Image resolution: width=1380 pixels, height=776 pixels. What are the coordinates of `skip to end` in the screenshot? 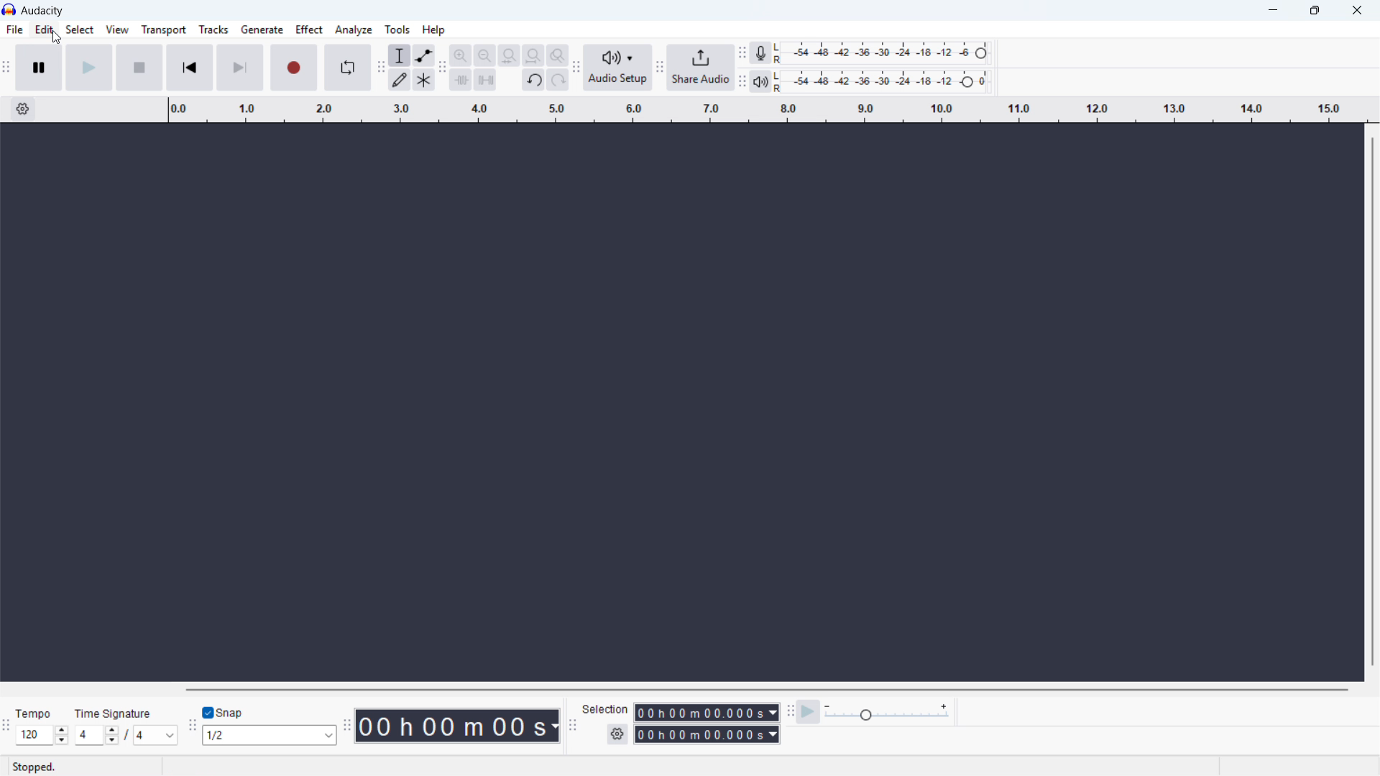 It's located at (239, 68).